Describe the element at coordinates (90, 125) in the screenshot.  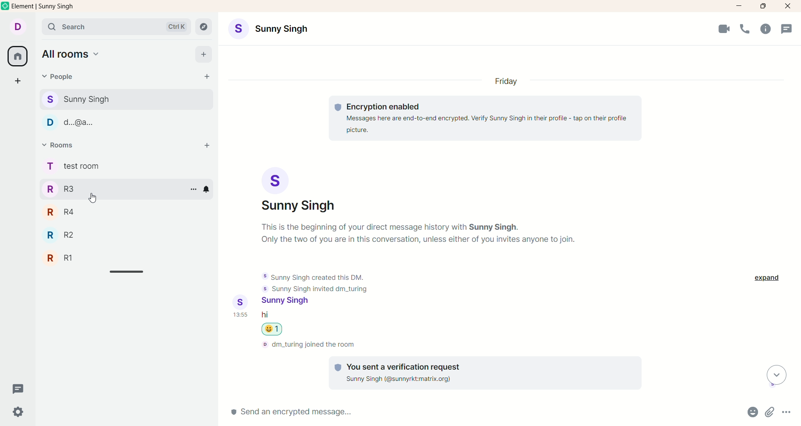
I see `people` at that location.